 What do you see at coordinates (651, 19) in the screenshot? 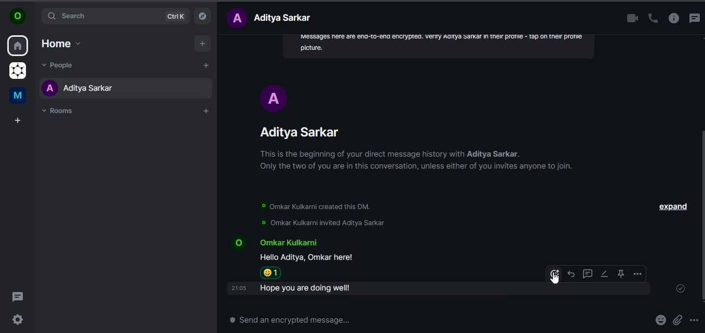
I see `voice call` at bounding box center [651, 19].